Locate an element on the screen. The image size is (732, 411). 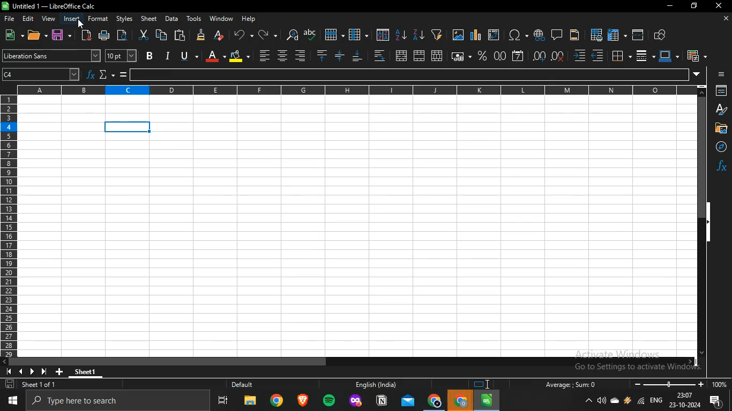
notion is located at coordinates (382, 401).